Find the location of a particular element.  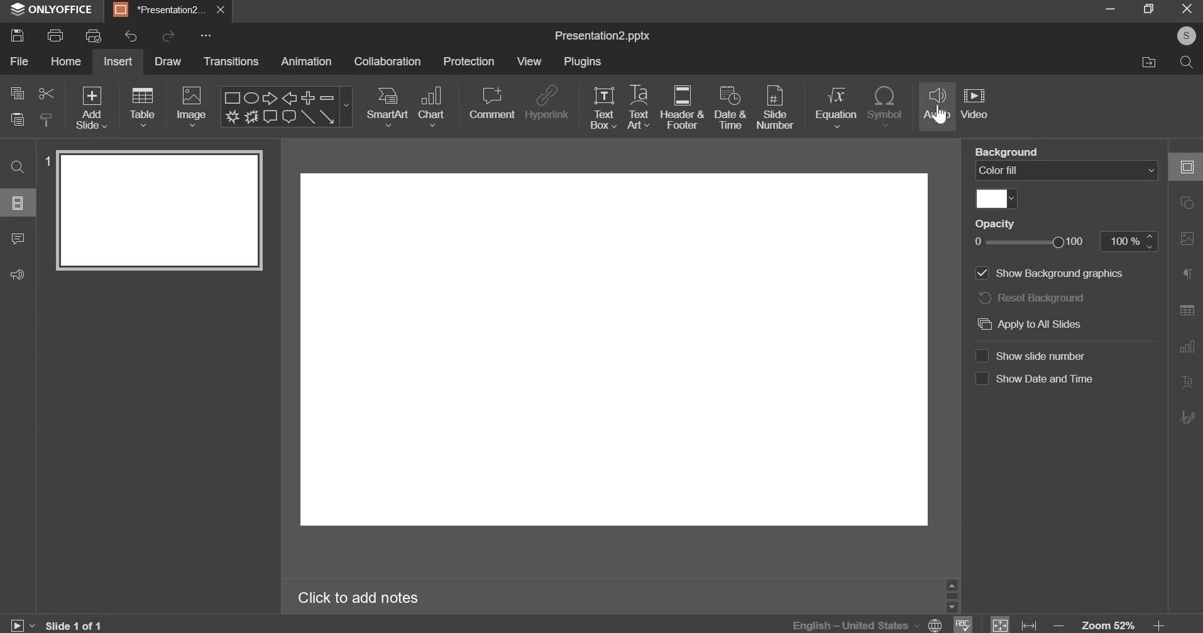

view is located at coordinates (529, 60).